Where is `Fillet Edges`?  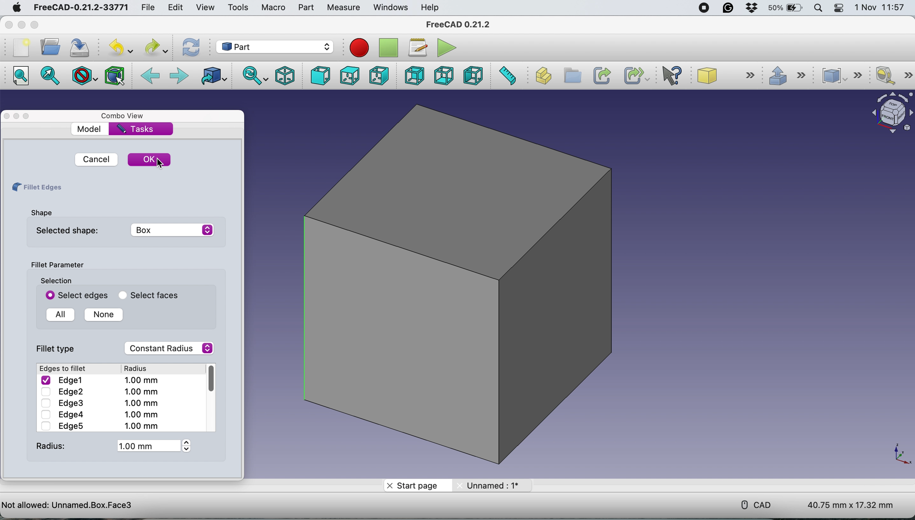
Fillet Edges is located at coordinates (36, 187).